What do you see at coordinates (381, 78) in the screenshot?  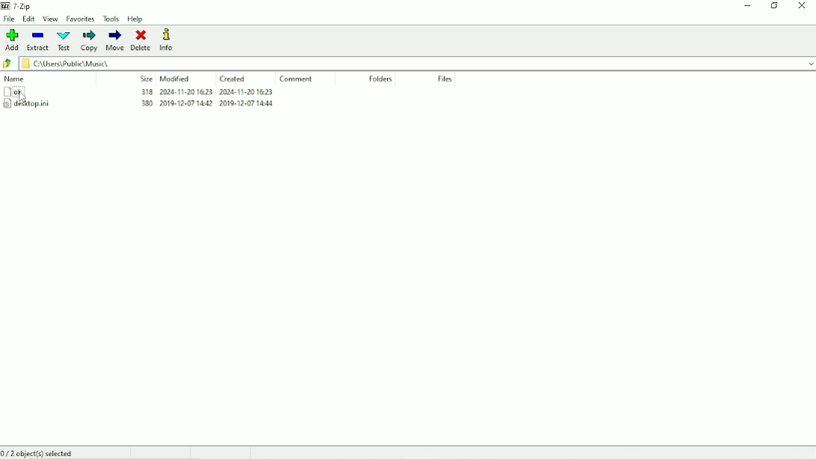 I see `Folders` at bounding box center [381, 78].